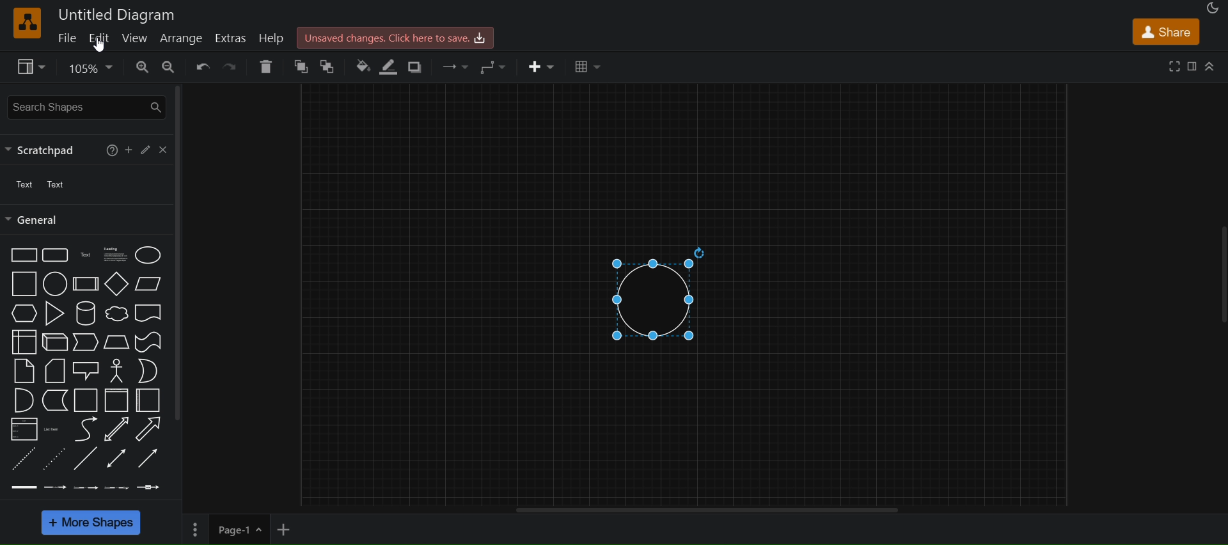  What do you see at coordinates (92, 522) in the screenshot?
I see `more shapes` at bounding box center [92, 522].